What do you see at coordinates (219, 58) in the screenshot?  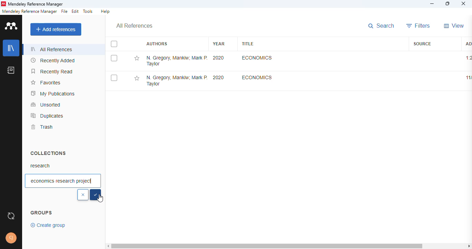 I see `2020` at bounding box center [219, 58].